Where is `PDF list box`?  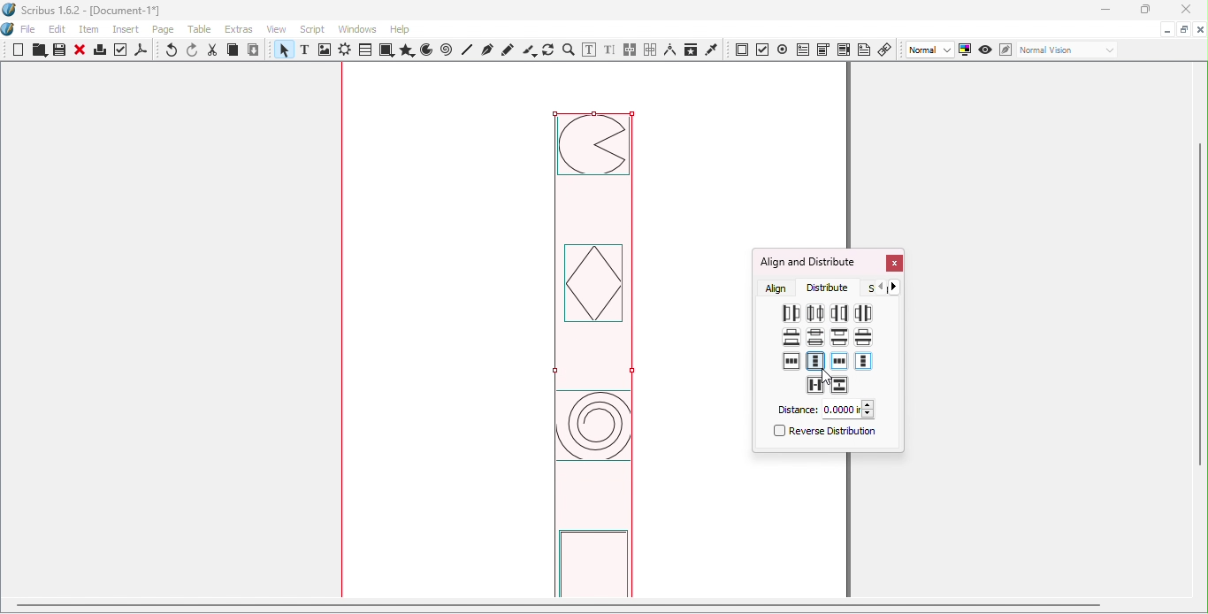 PDF list box is located at coordinates (844, 50).